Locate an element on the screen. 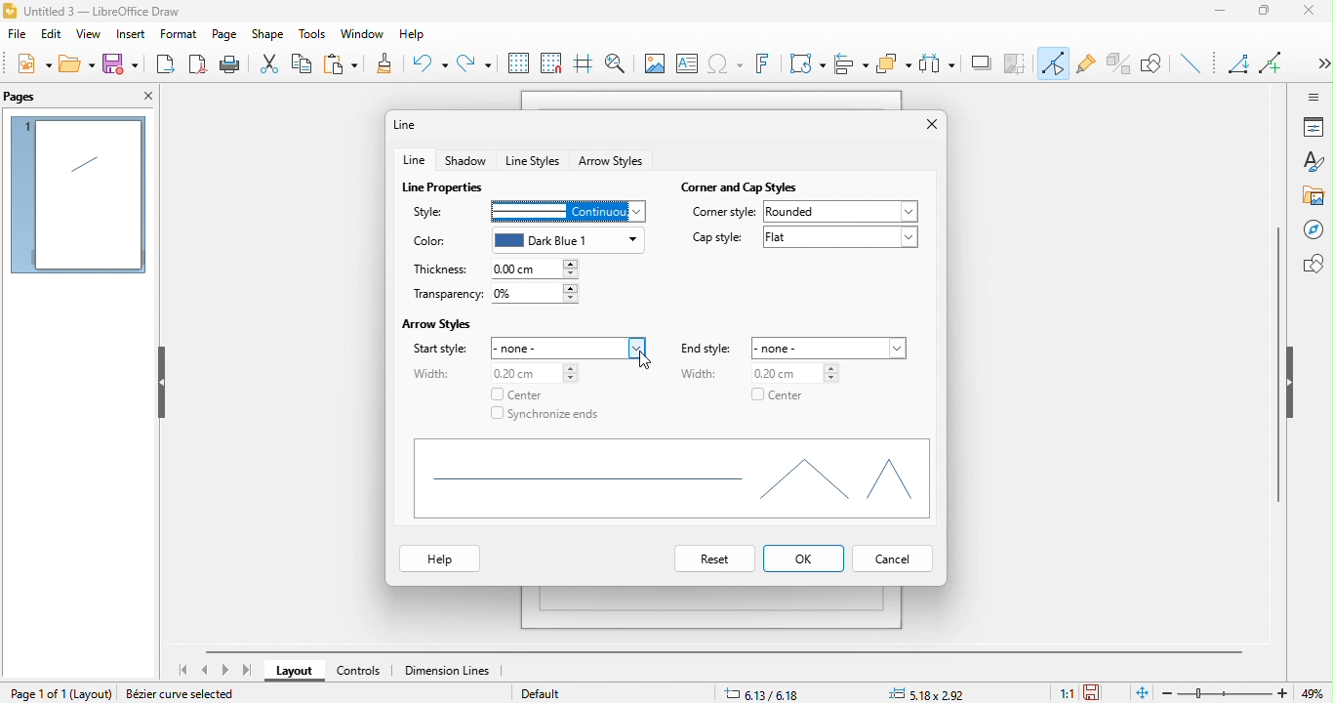 The image size is (1333, 703). sidebar setting is located at coordinates (1313, 96).